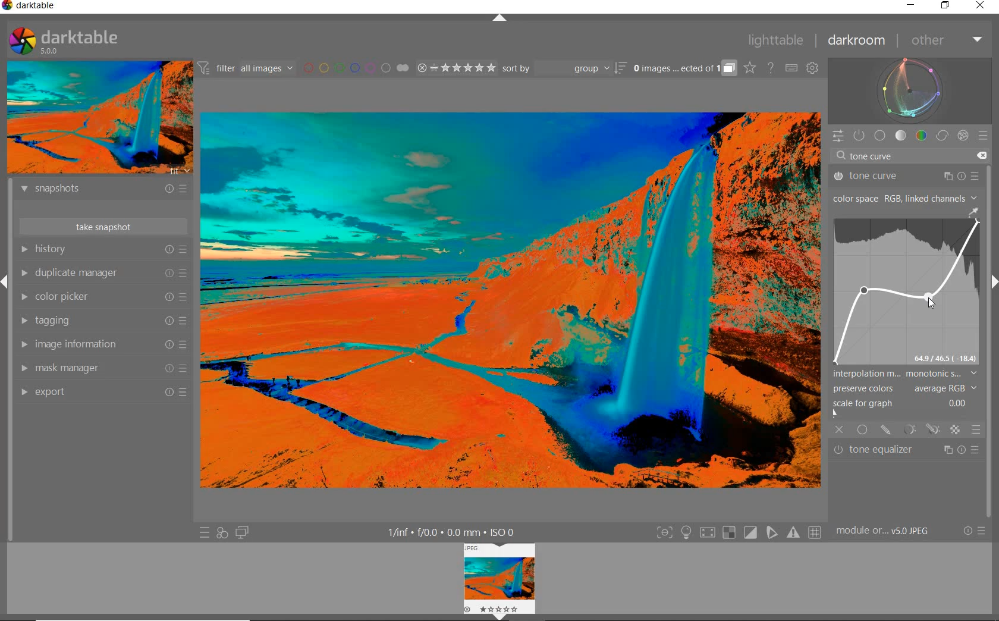 This screenshot has height=621, width=999. Describe the element at coordinates (961, 135) in the screenshot. I see `effect` at that location.